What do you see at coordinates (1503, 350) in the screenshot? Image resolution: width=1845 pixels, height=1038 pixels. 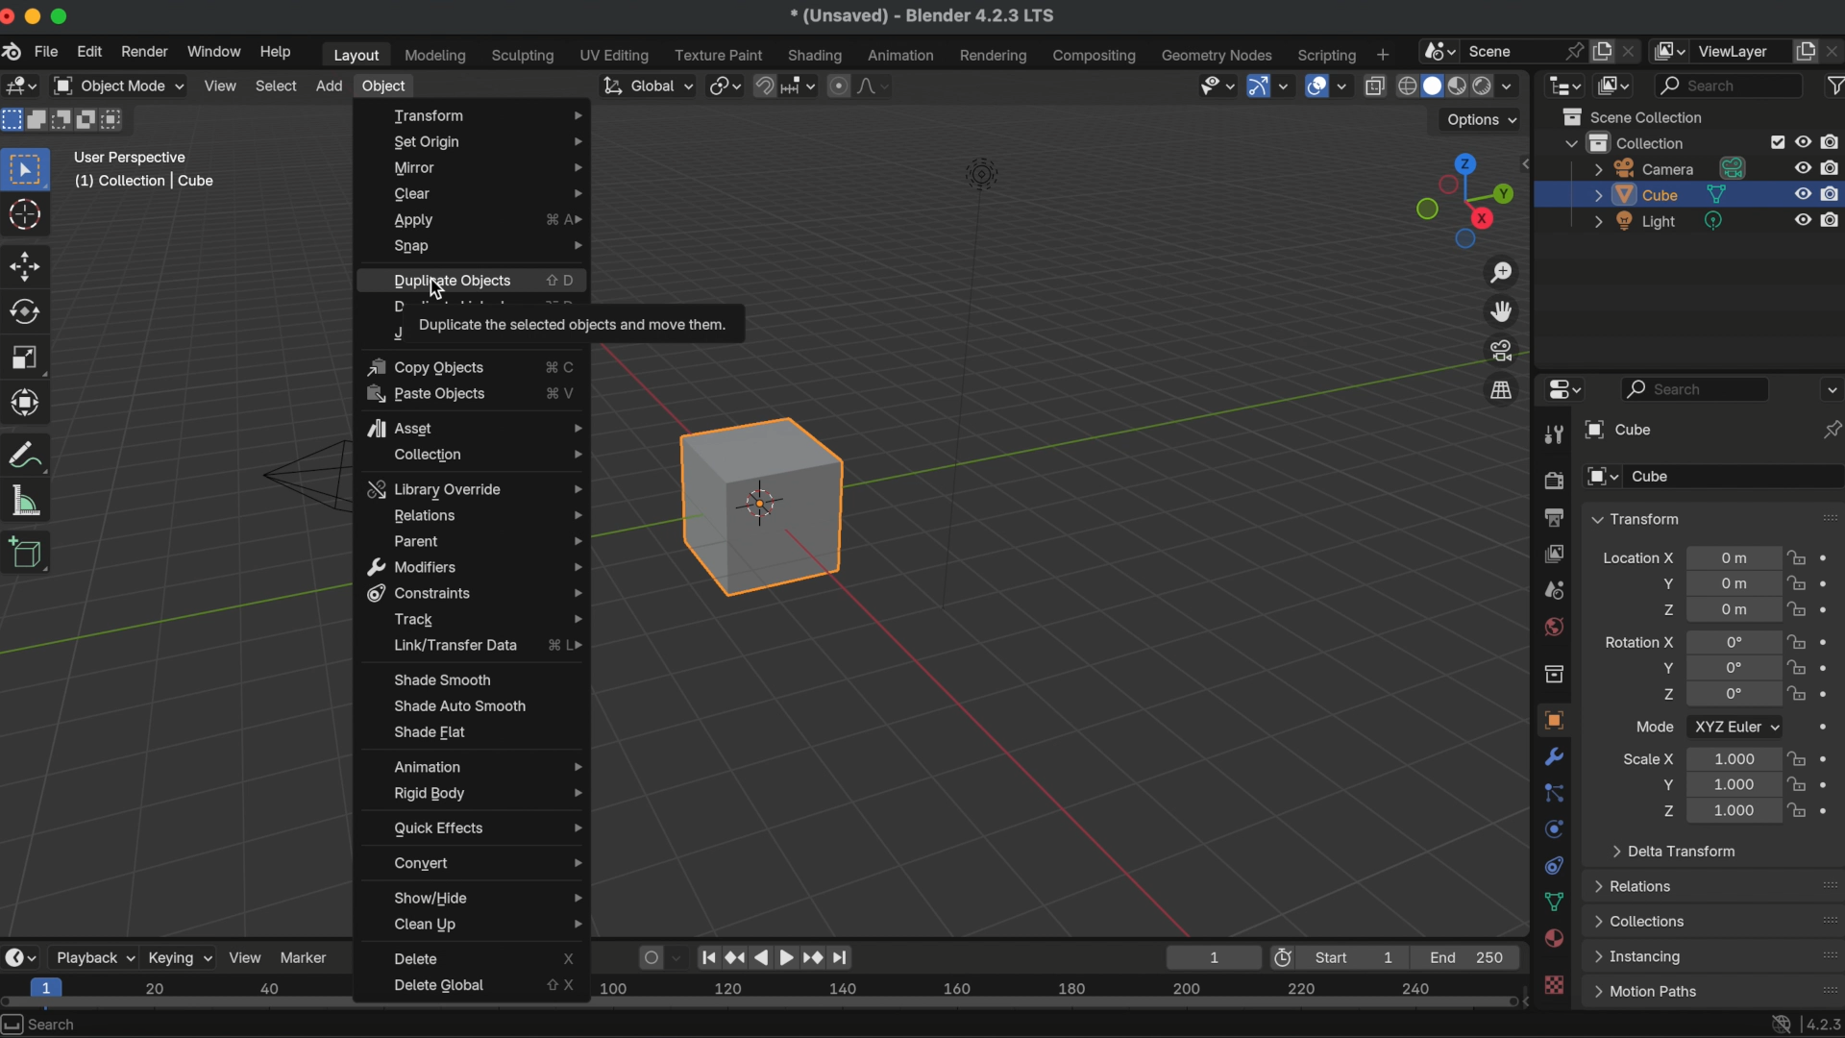 I see `toggle camera view` at bounding box center [1503, 350].